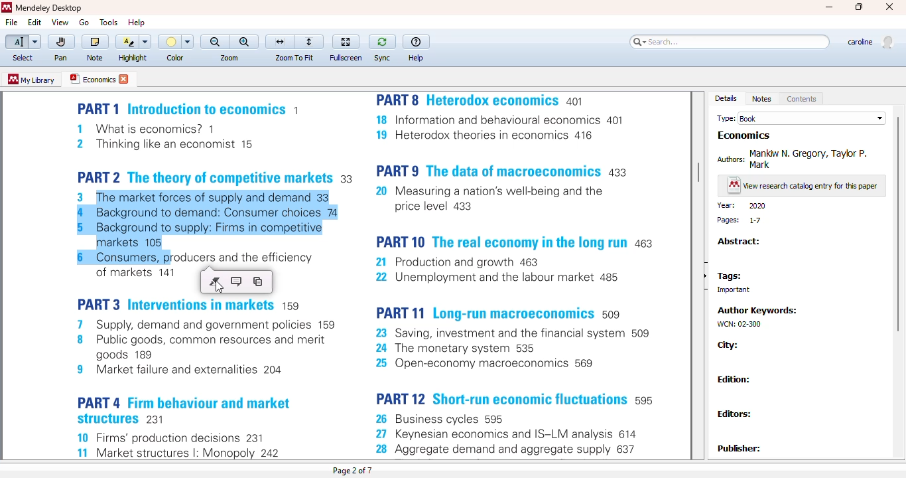  Describe the element at coordinates (215, 281) in the screenshot. I see `highlight this text` at that location.